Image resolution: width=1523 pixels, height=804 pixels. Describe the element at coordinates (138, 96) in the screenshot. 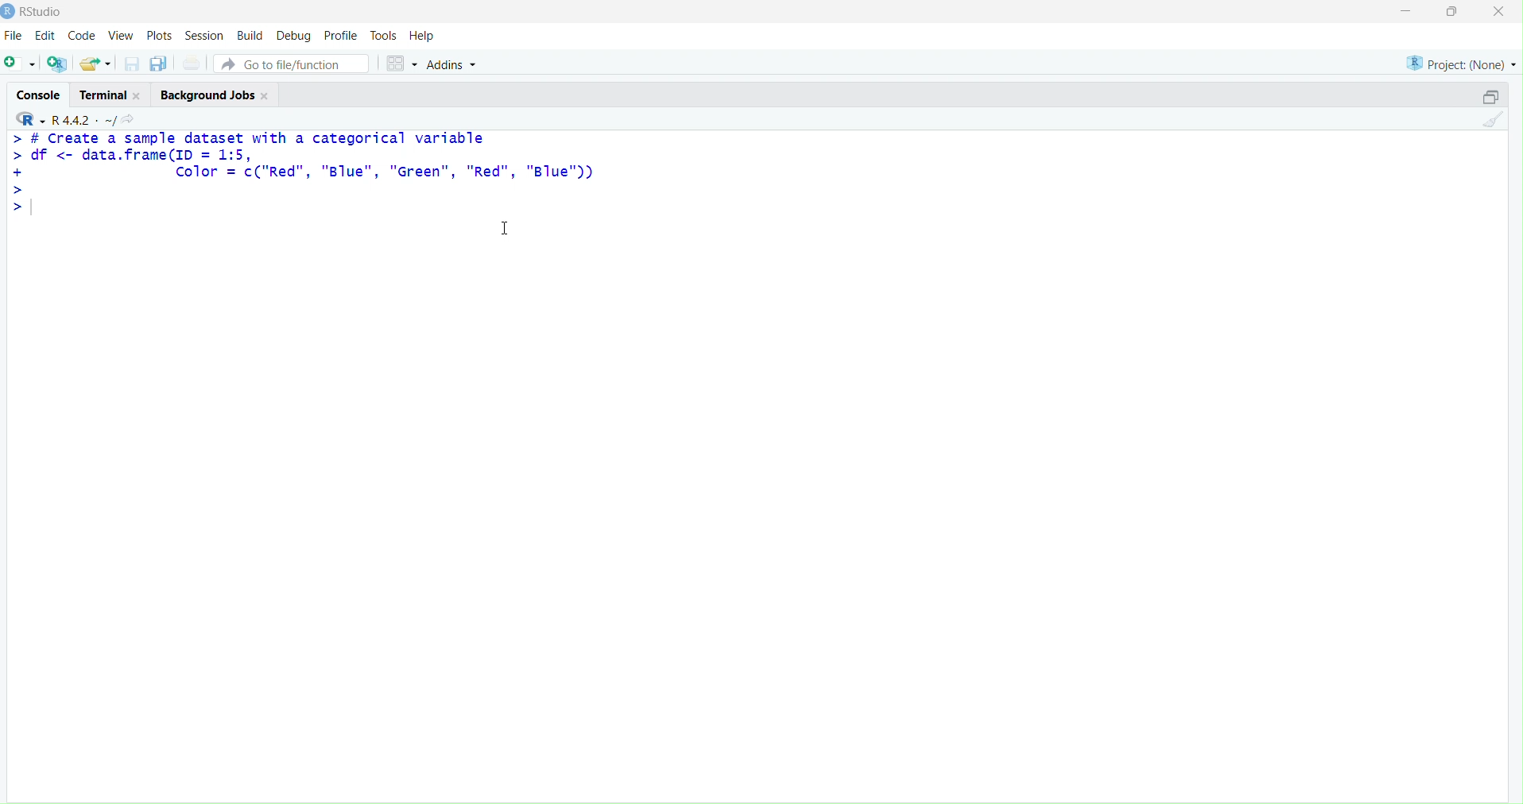

I see `close` at that location.